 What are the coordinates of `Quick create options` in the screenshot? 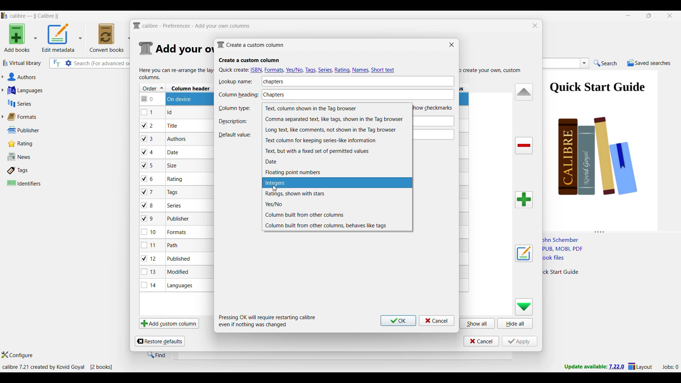 It's located at (308, 70).